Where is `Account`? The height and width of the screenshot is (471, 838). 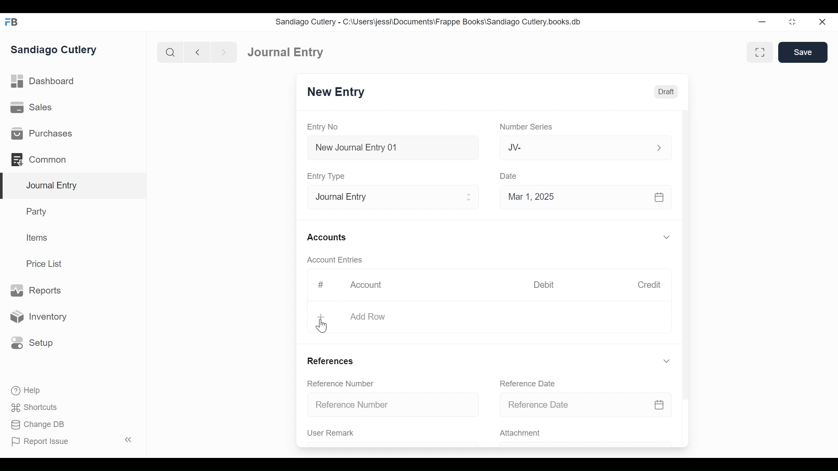
Account is located at coordinates (366, 285).